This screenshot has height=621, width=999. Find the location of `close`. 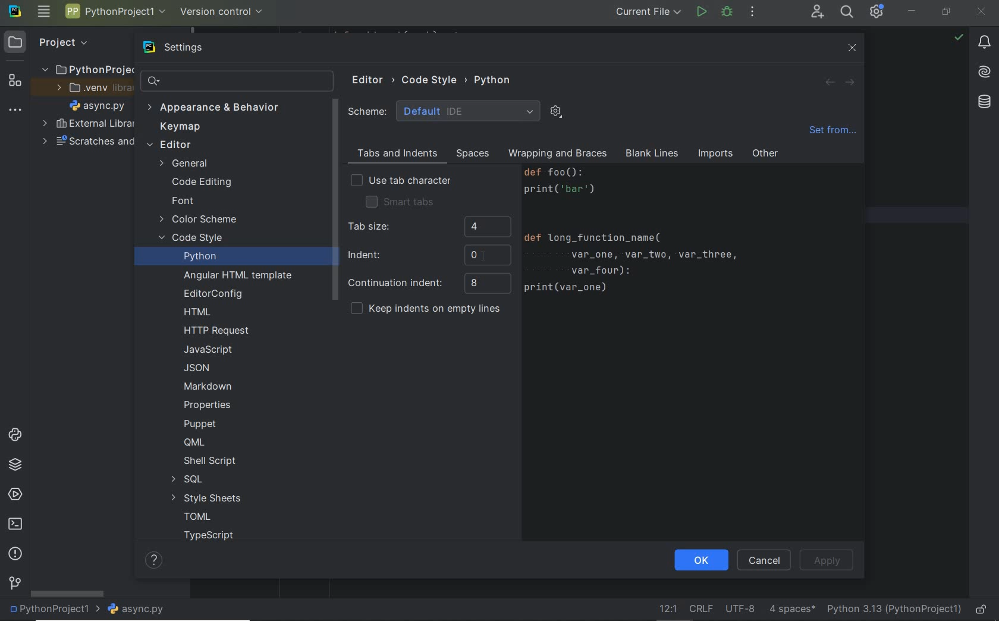

close is located at coordinates (853, 48).